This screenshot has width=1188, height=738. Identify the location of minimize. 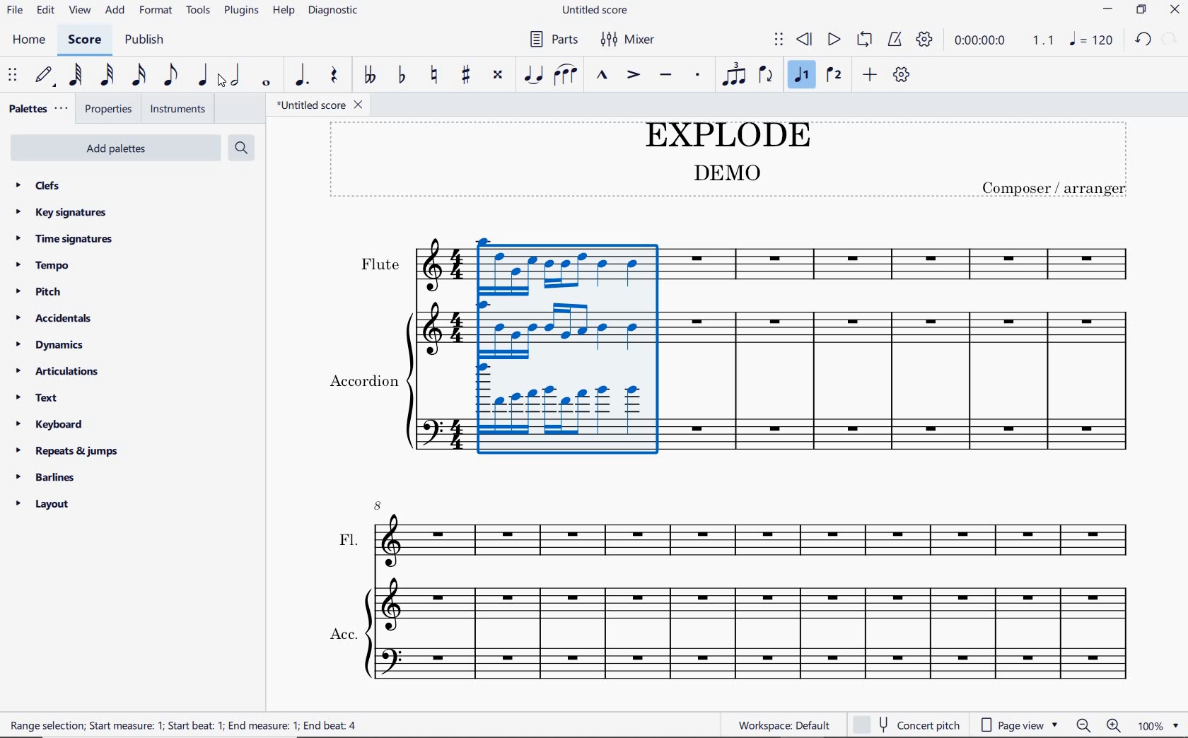
(1106, 8).